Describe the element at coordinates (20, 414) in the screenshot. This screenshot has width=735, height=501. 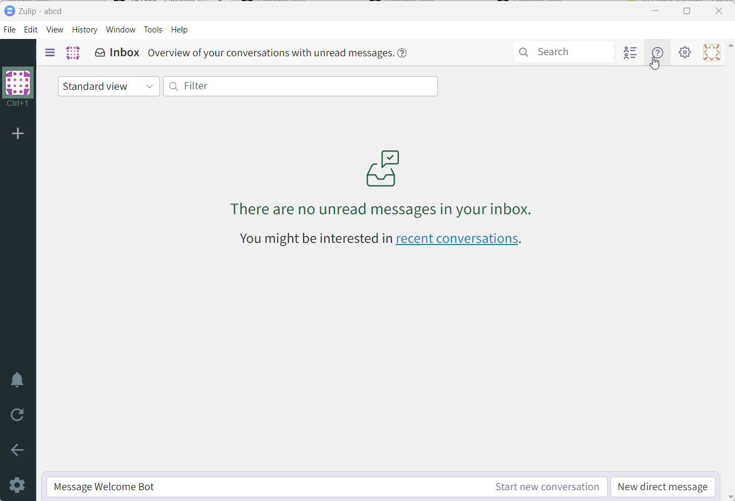
I see `Reload` at that location.